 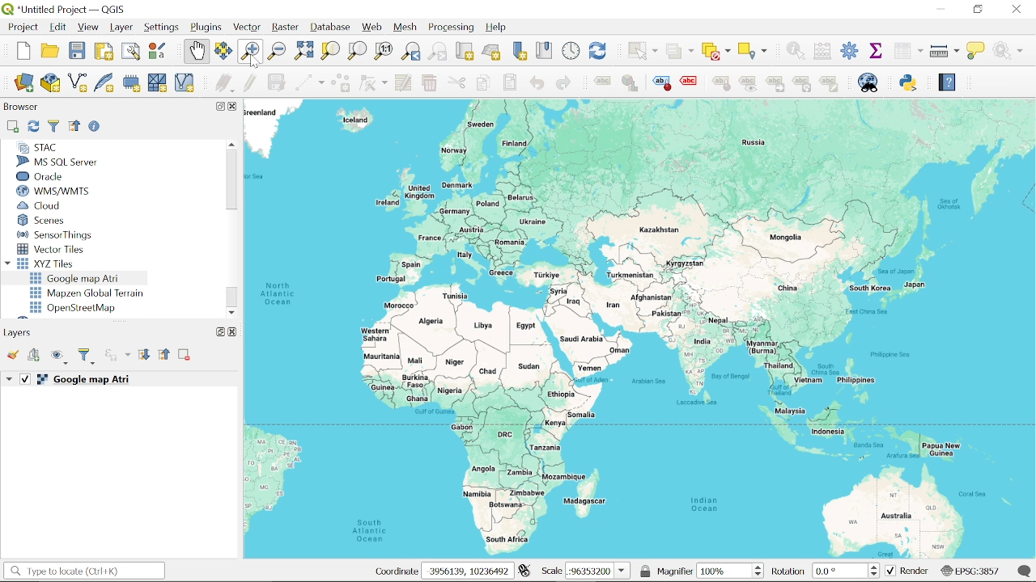 What do you see at coordinates (724, 86) in the screenshot?
I see `Pin/unpin label and diagrams` at bounding box center [724, 86].